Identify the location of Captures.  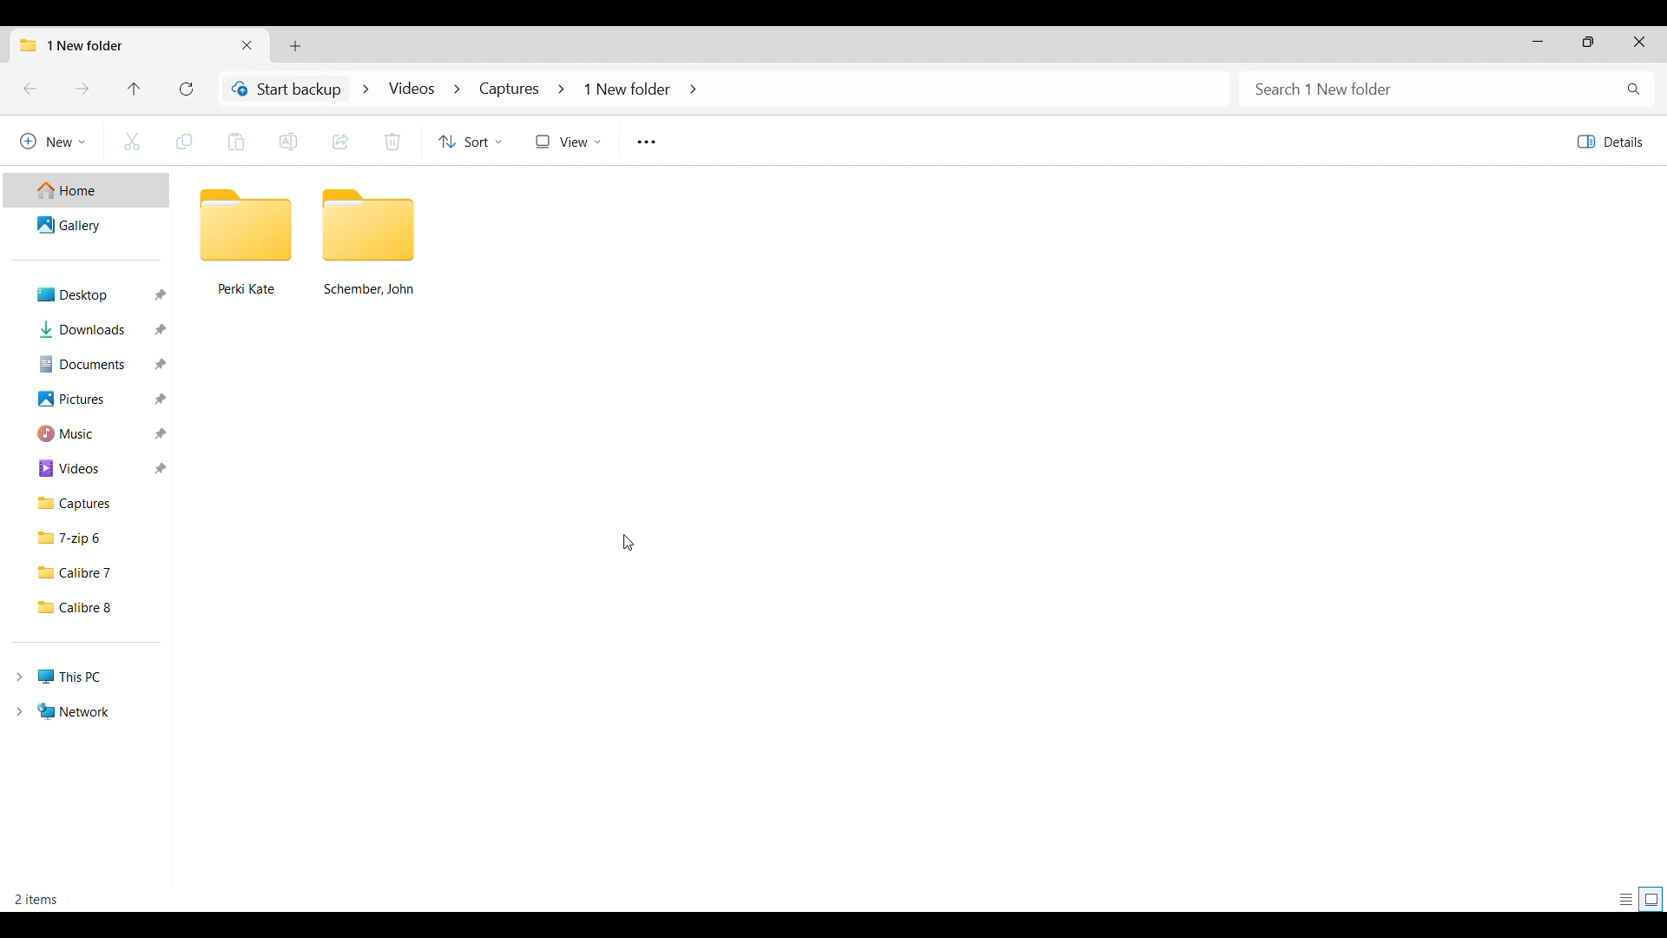
(92, 505).